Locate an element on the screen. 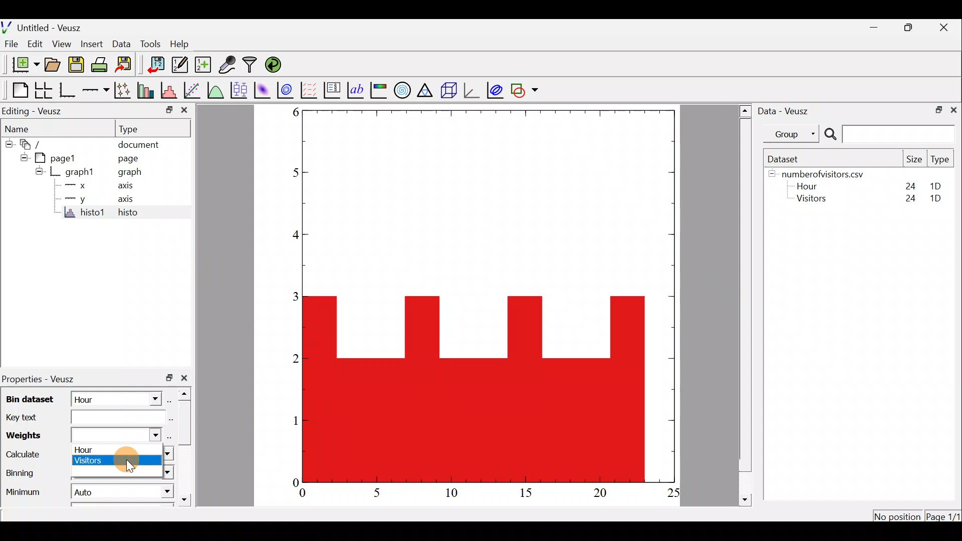 This screenshot has width=962, height=541. axis is located at coordinates (124, 187).